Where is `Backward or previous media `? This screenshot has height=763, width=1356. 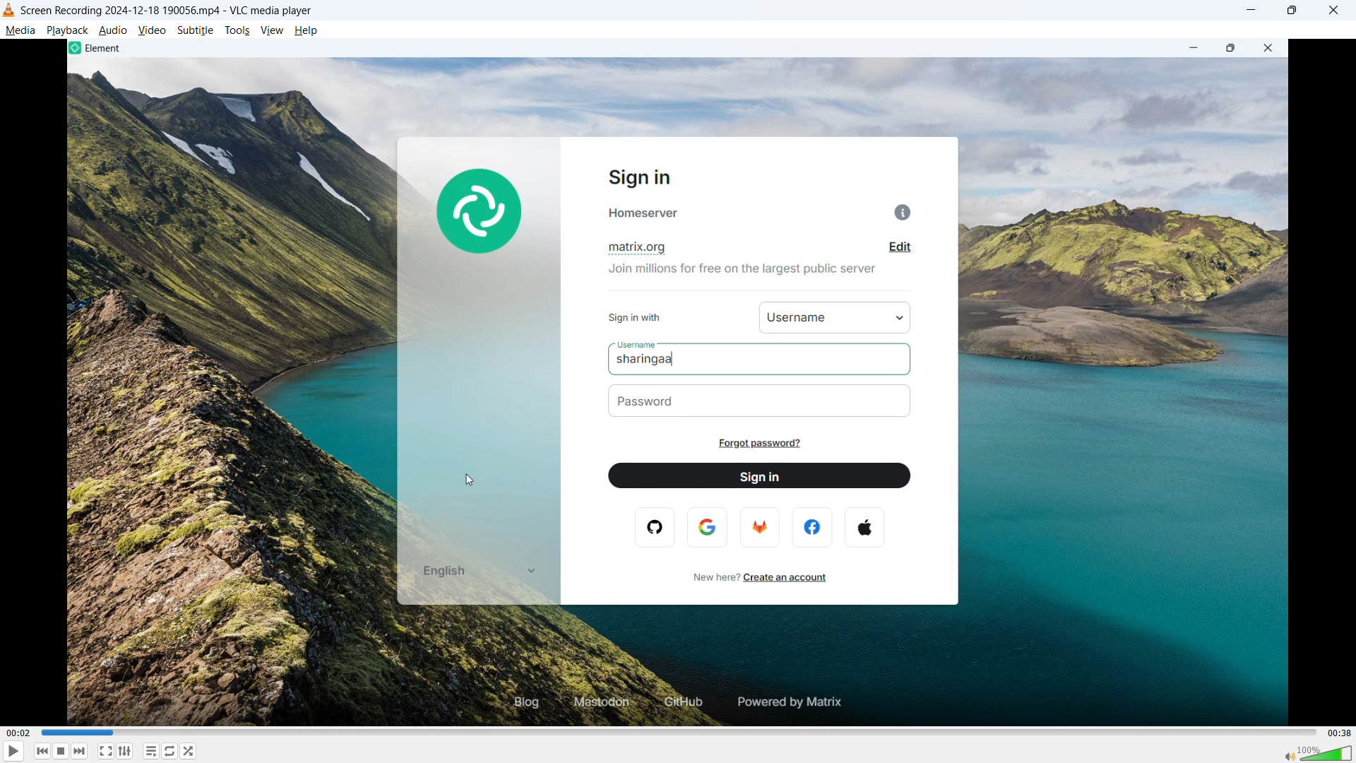
Backward or previous media  is located at coordinates (43, 751).